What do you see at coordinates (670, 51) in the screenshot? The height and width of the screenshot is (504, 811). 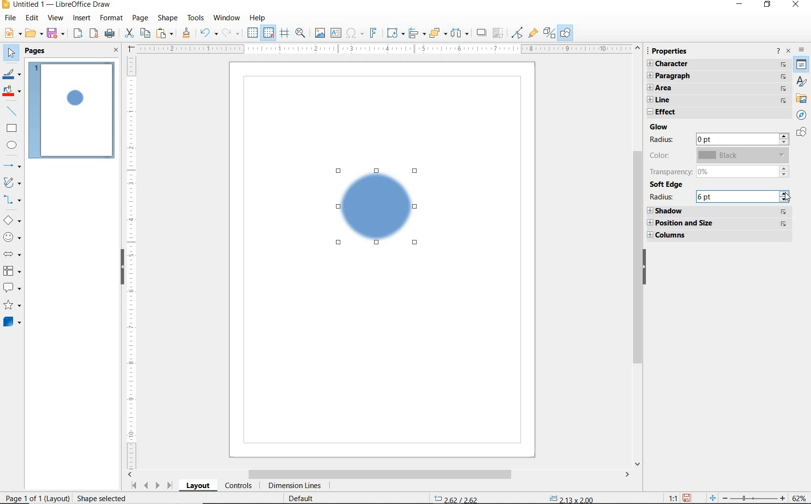 I see `PROPERTIES` at bounding box center [670, 51].